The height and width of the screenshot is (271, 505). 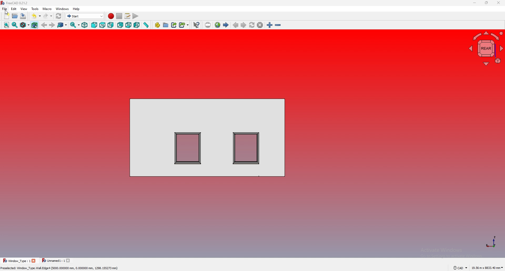 I want to click on windows, so click(x=62, y=9).